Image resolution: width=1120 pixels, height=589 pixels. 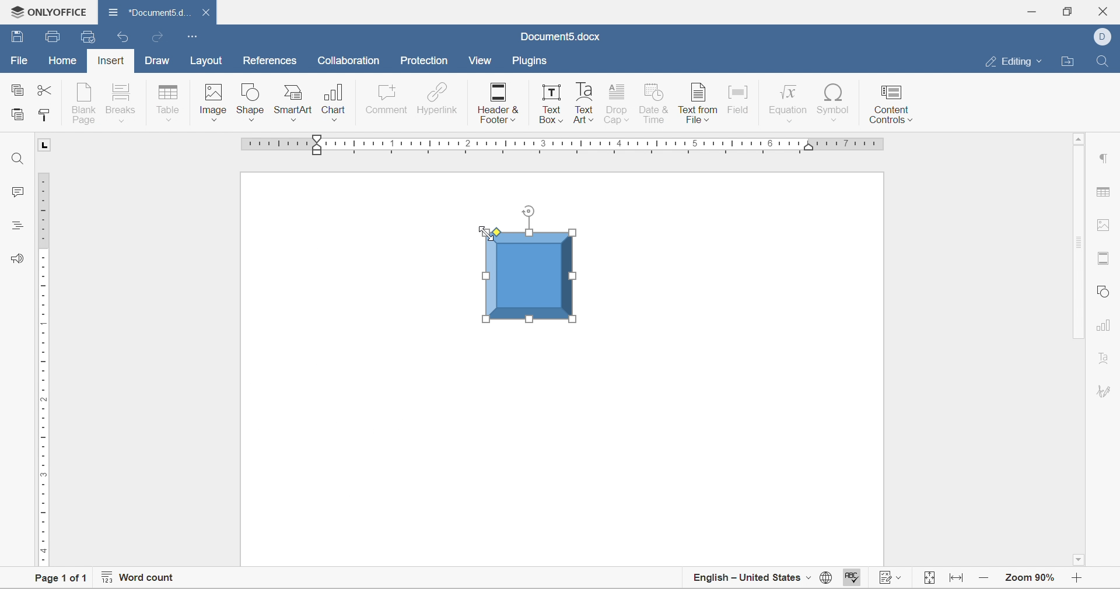 What do you see at coordinates (43, 367) in the screenshot?
I see `ruler` at bounding box center [43, 367].